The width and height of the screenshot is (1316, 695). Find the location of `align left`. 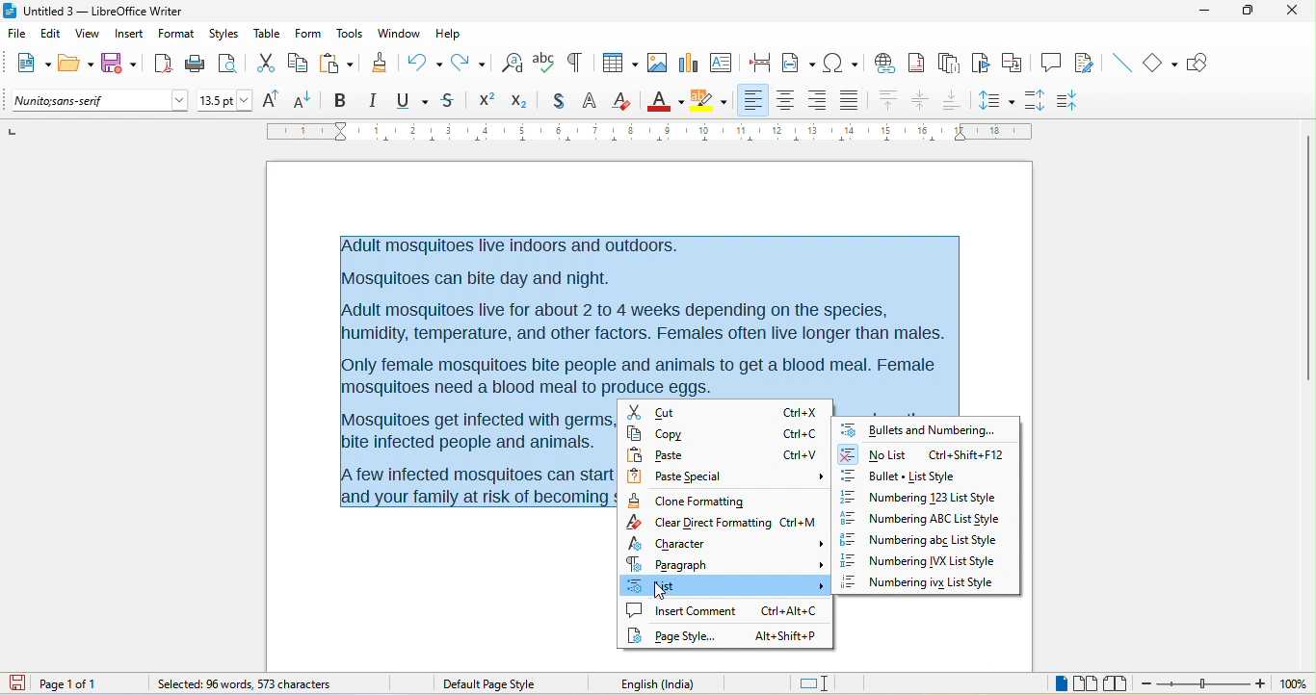

align left is located at coordinates (754, 100).